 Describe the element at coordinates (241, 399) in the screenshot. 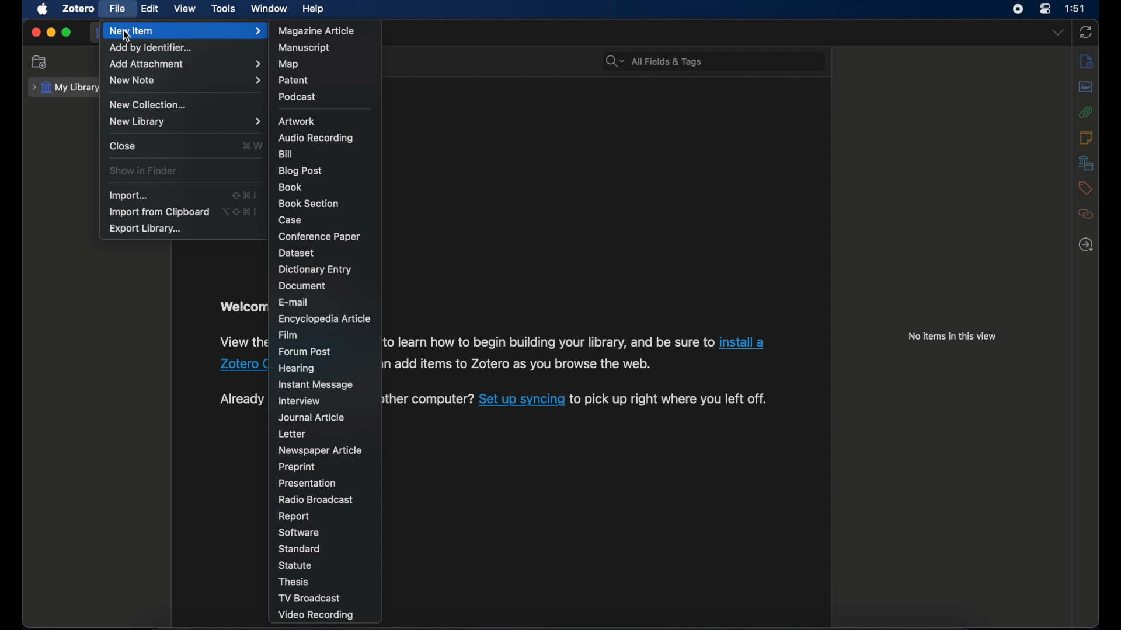

I see `Already` at that location.